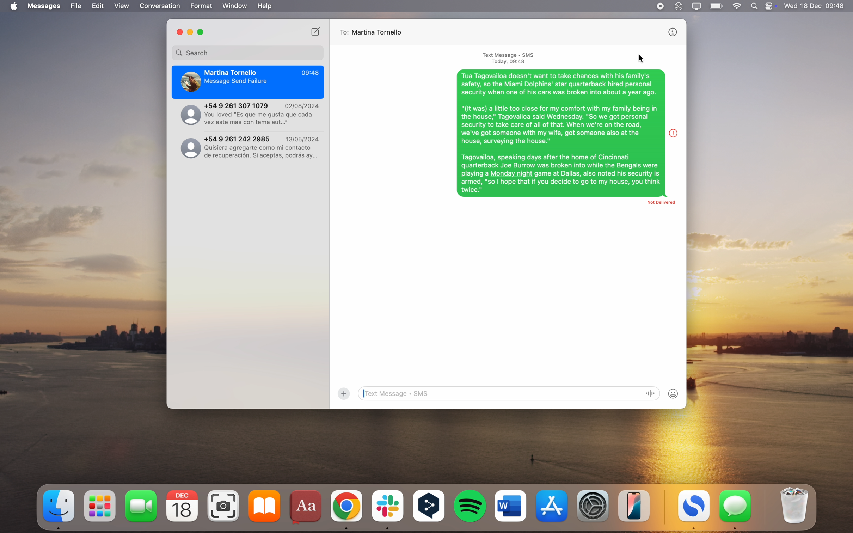 The height and width of the screenshot is (533, 853). I want to click on view, so click(122, 6).